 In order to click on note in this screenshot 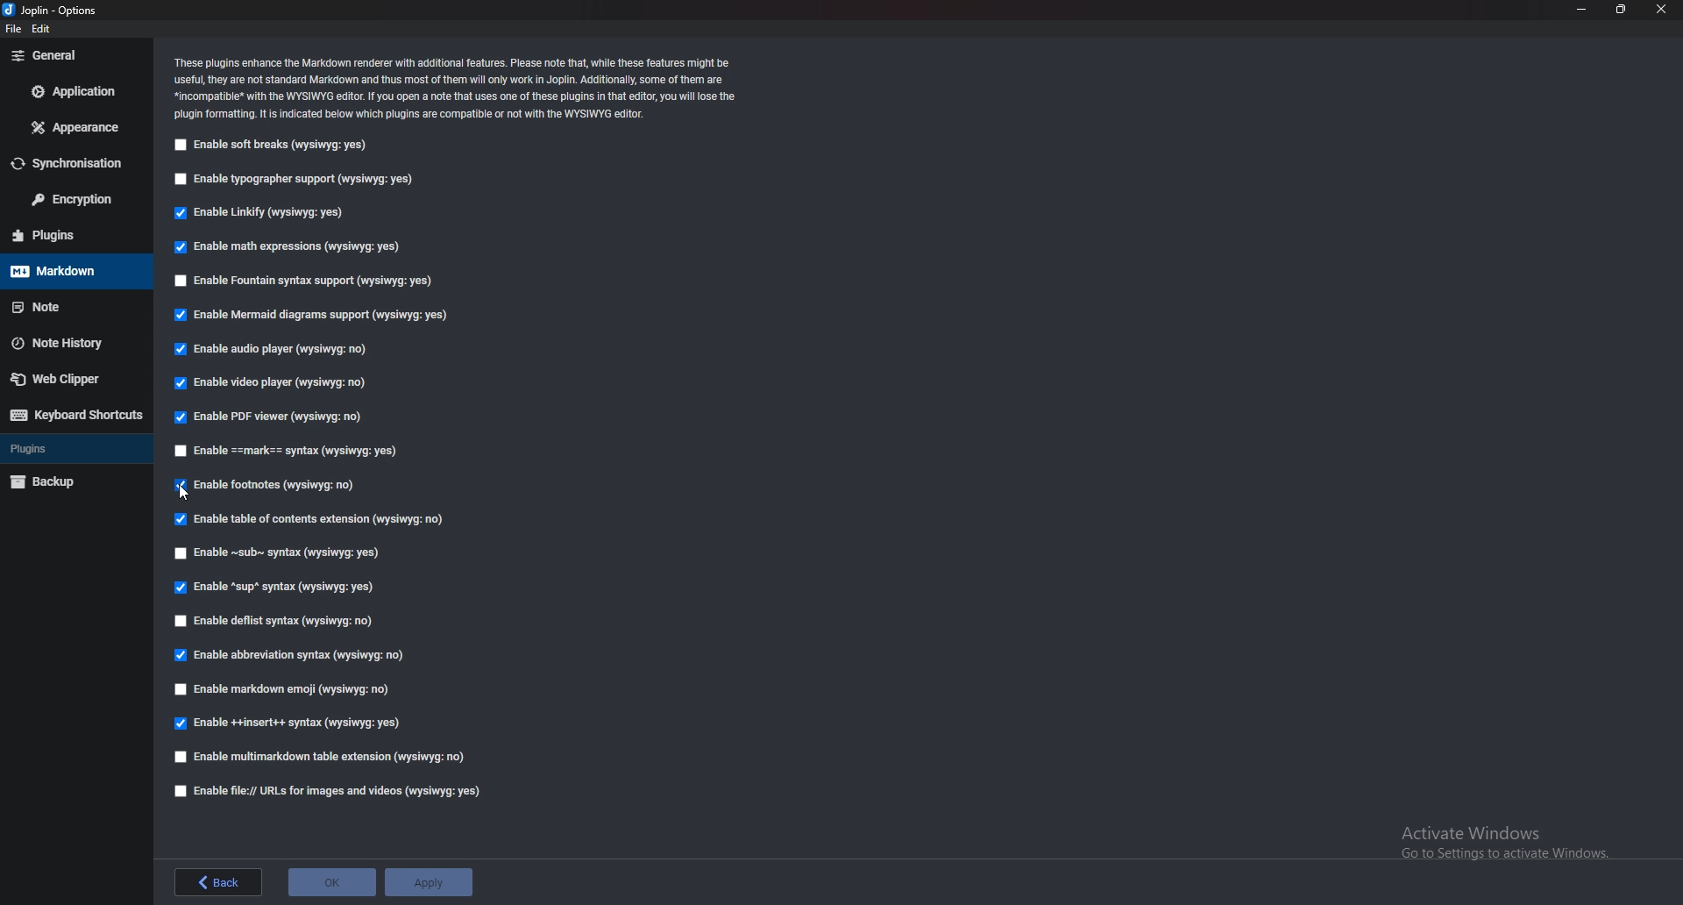, I will do `click(75, 304)`.